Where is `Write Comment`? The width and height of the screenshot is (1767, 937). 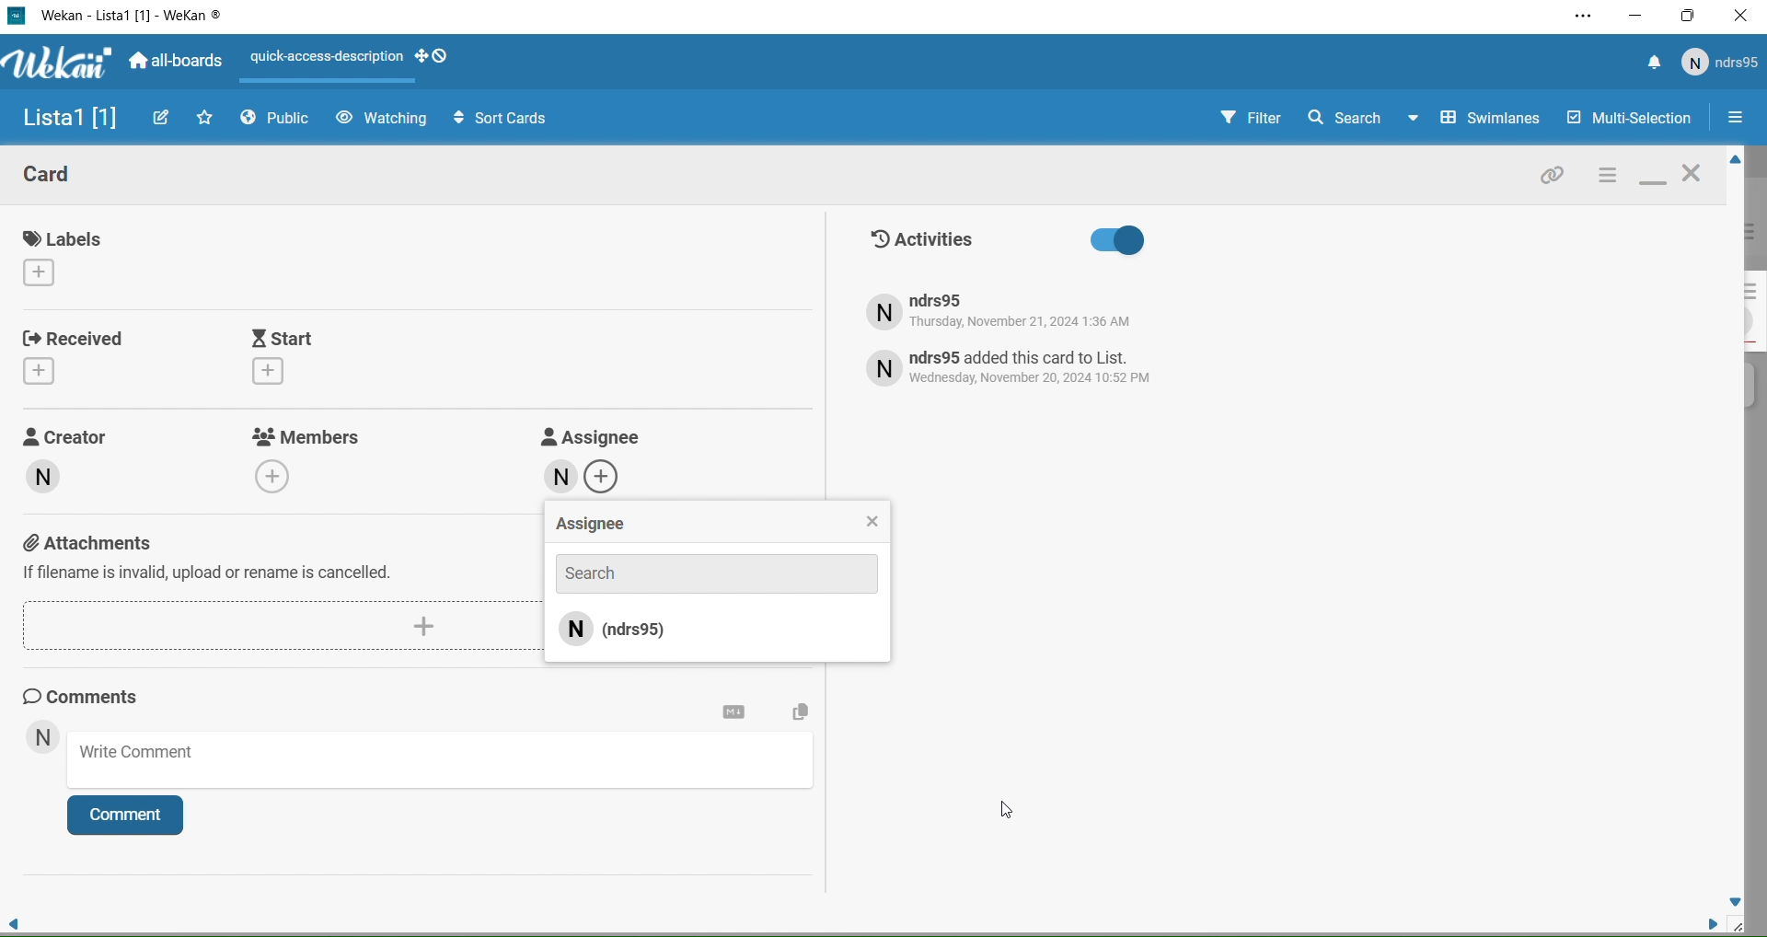 Write Comment is located at coordinates (445, 763).